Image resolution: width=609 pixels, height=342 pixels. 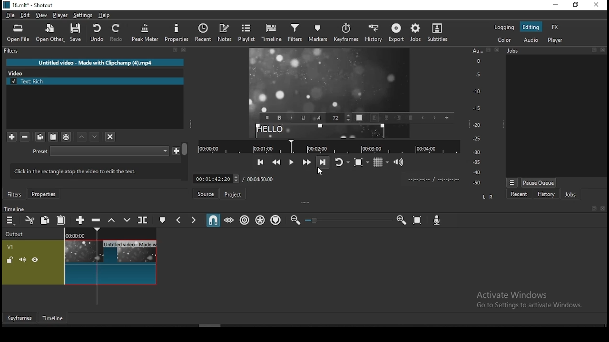 I want to click on zoom timeline out, so click(x=295, y=220).